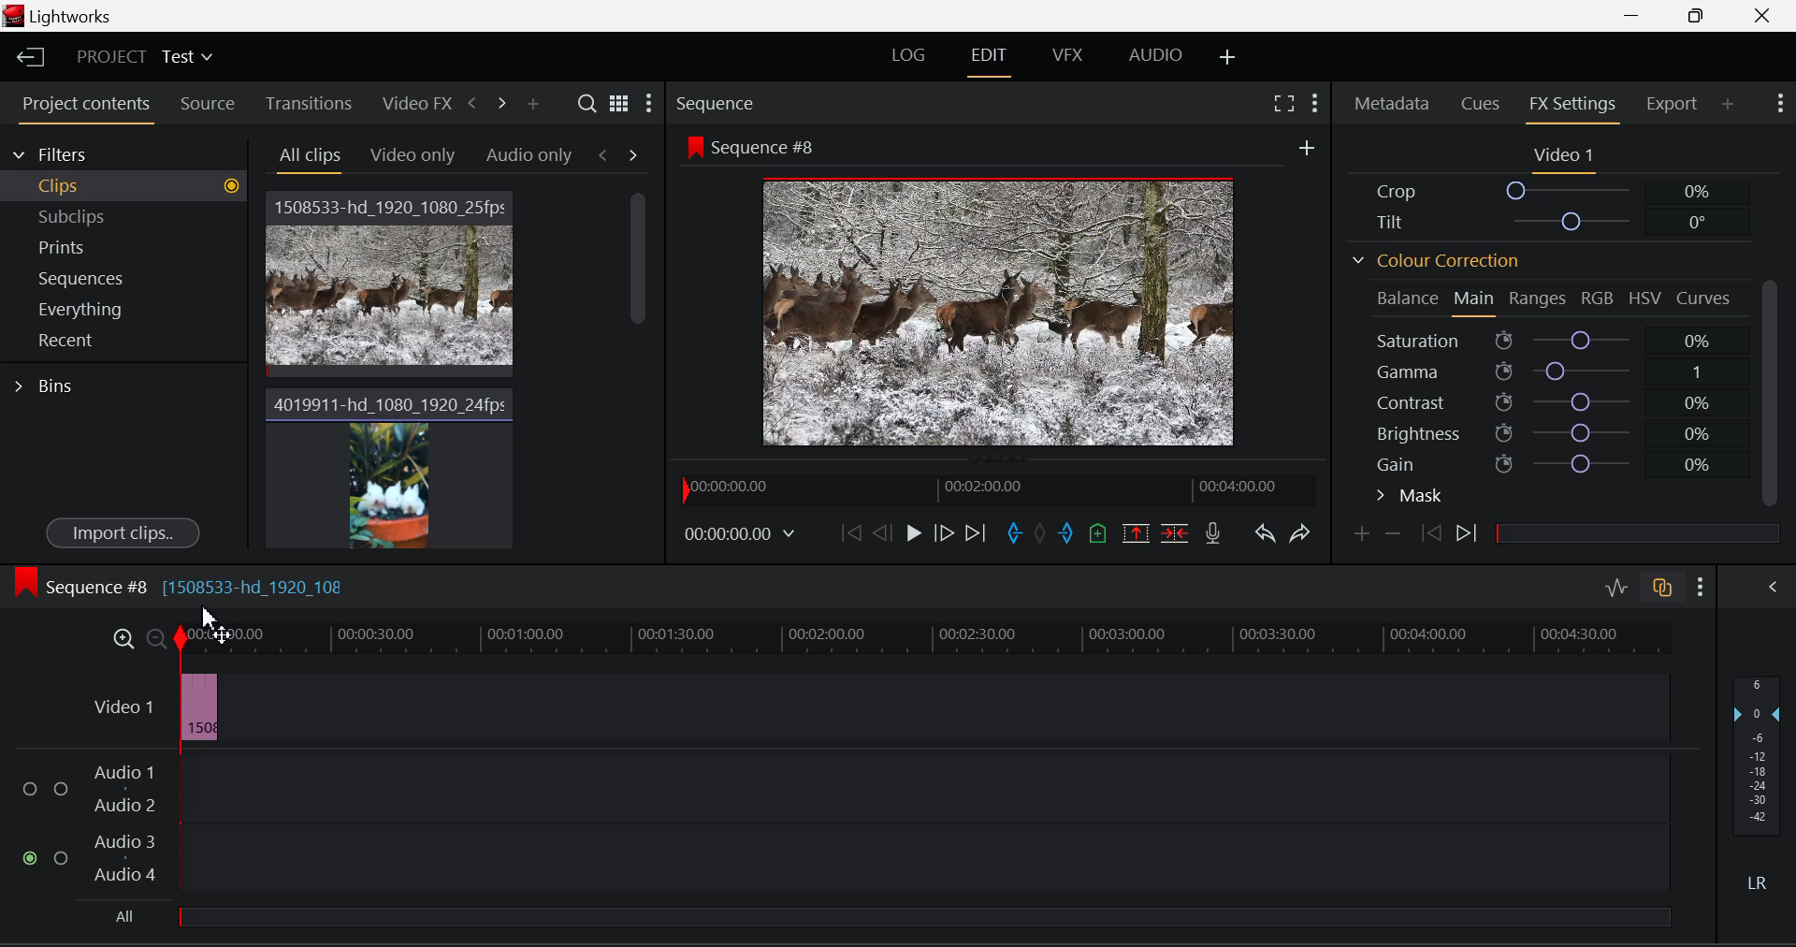  I want to click on Colour Correction Section, so click(1470, 260).